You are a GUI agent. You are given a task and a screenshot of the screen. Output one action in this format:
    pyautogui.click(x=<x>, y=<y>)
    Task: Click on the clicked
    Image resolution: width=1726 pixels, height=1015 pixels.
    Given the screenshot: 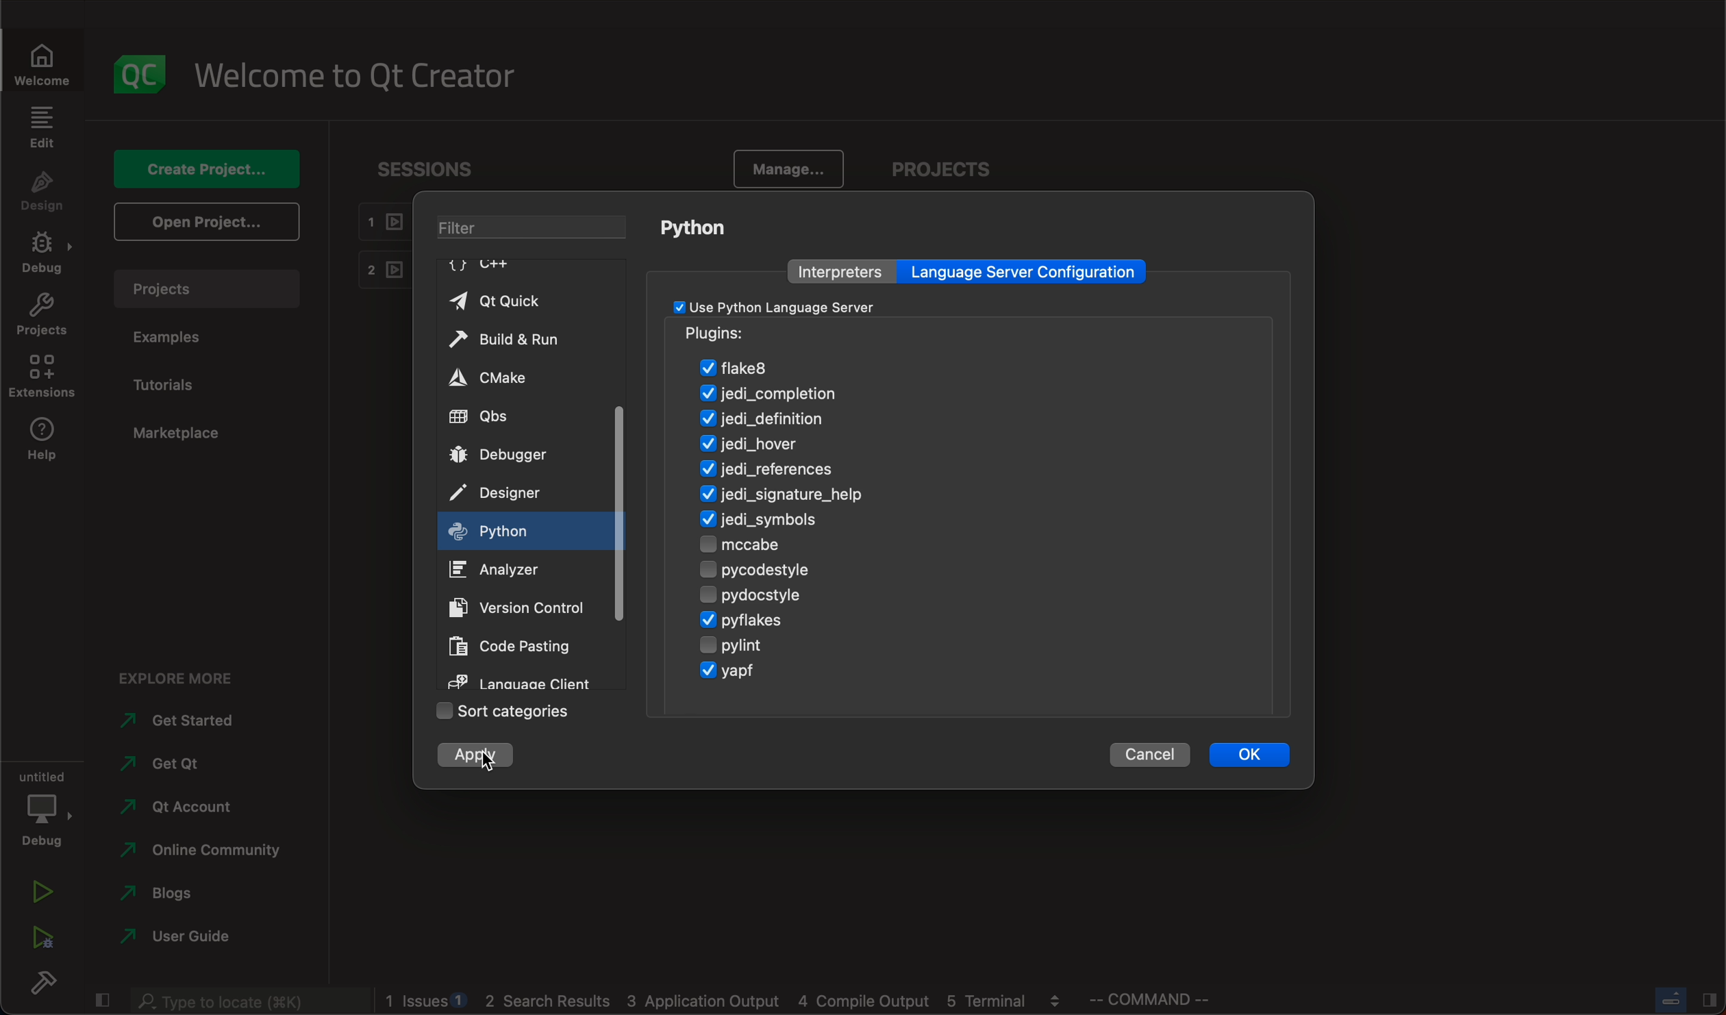 What is the action you would take?
    pyautogui.click(x=482, y=758)
    